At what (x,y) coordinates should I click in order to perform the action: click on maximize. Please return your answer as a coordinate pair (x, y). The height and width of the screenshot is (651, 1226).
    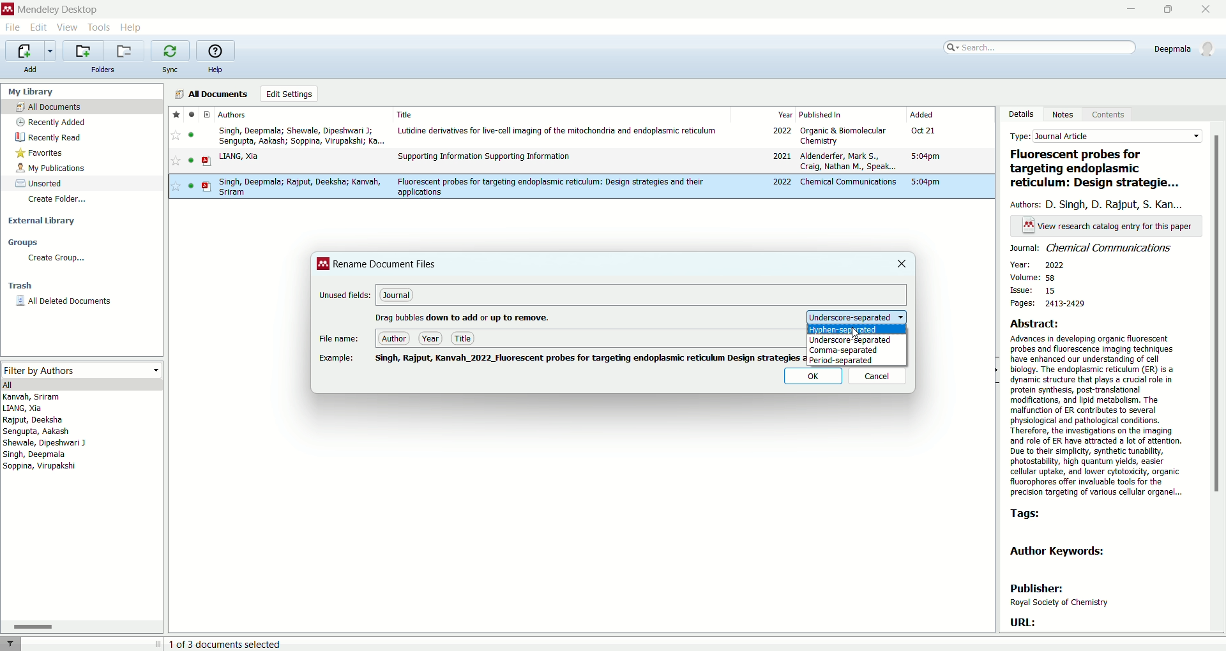
    Looking at the image, I should click on (1169, 10).